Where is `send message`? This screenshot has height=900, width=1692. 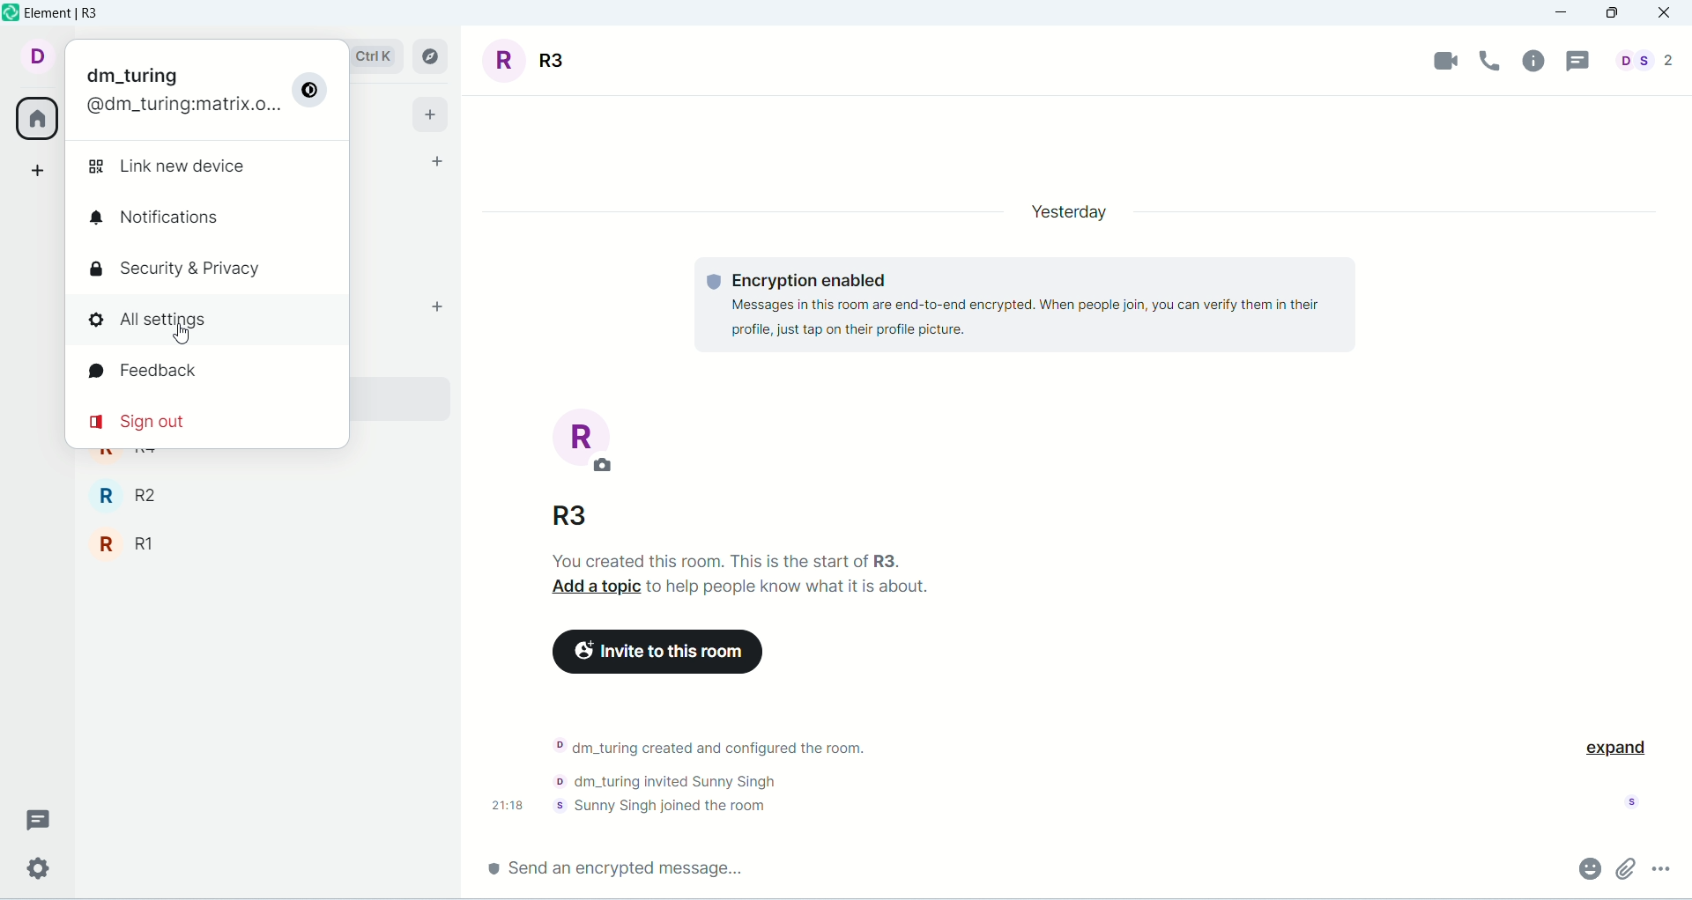 send message is located at coordinates (622, 866).